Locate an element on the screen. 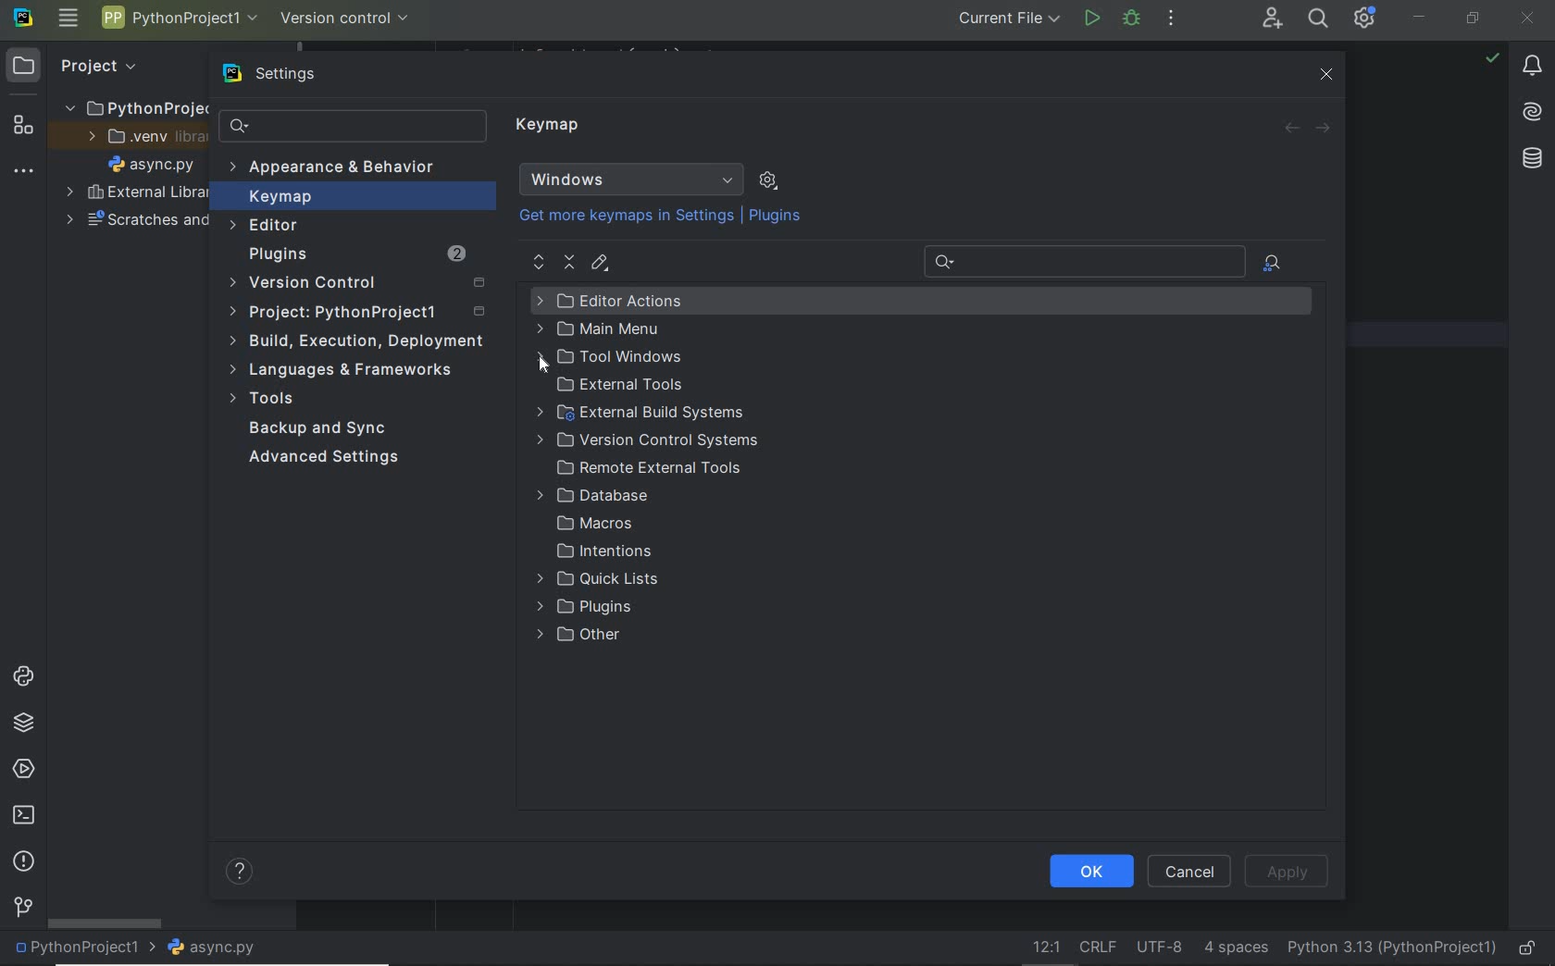  version control is located at coordinates (23, 909).